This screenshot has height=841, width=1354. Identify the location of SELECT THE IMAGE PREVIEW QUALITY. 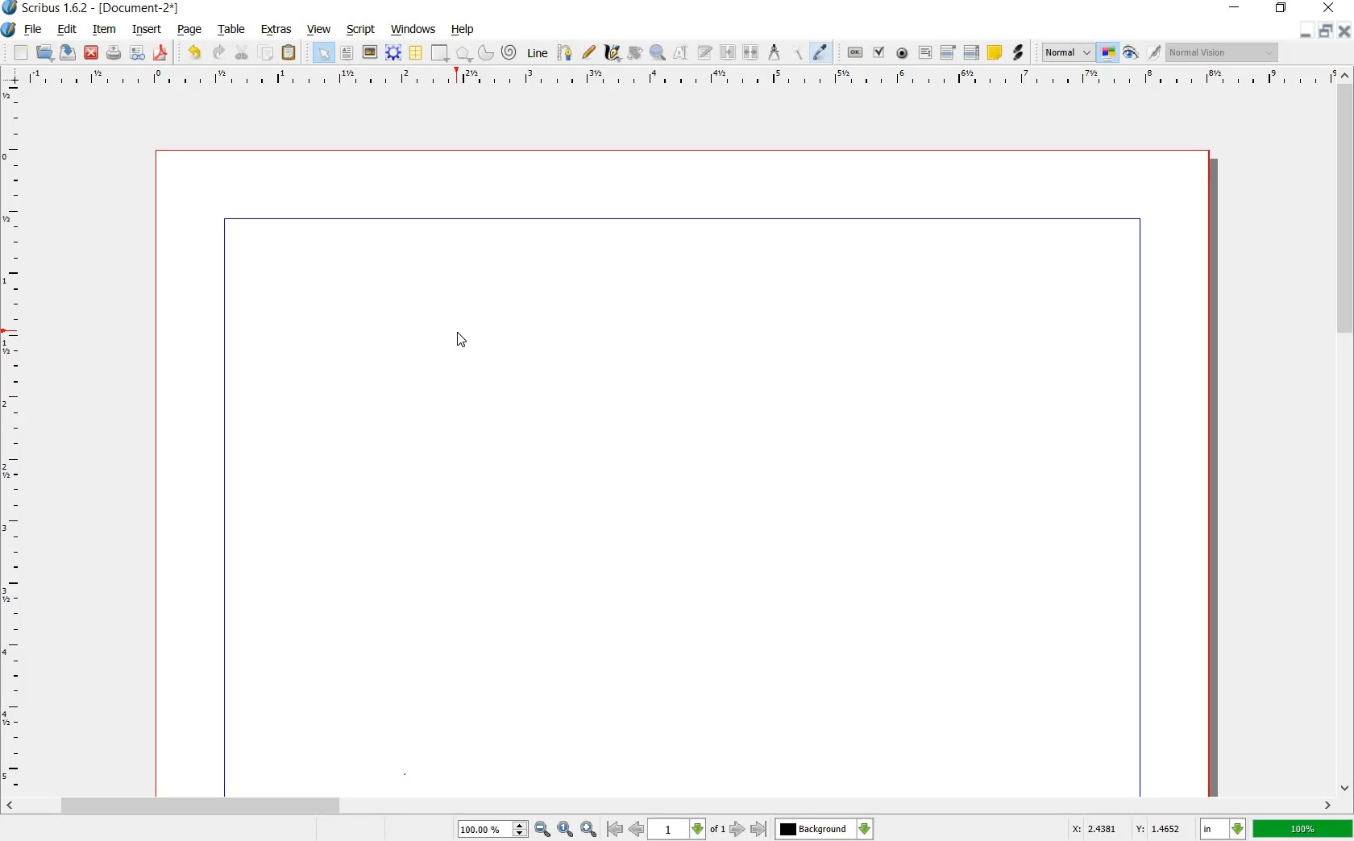
(1064, 52).